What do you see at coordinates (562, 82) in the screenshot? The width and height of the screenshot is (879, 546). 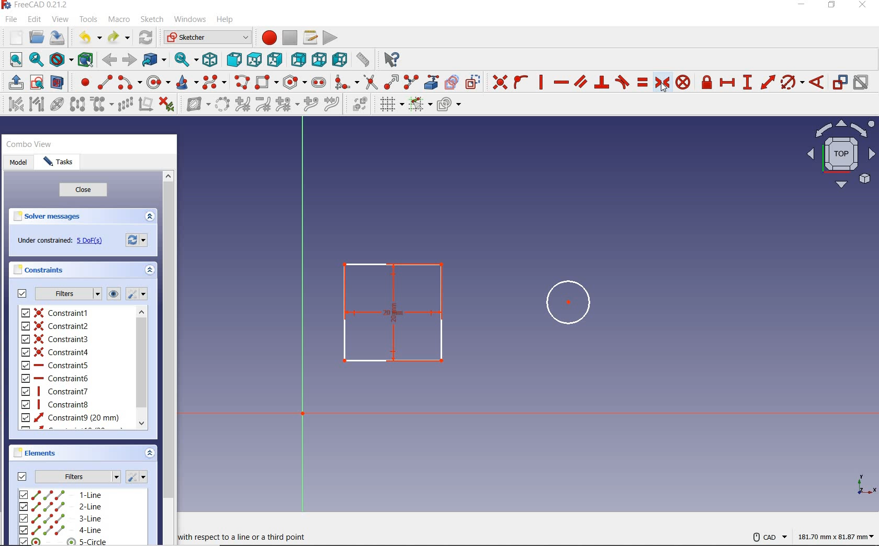 I see `constrain horizontally` at bounding box center [562, 82].